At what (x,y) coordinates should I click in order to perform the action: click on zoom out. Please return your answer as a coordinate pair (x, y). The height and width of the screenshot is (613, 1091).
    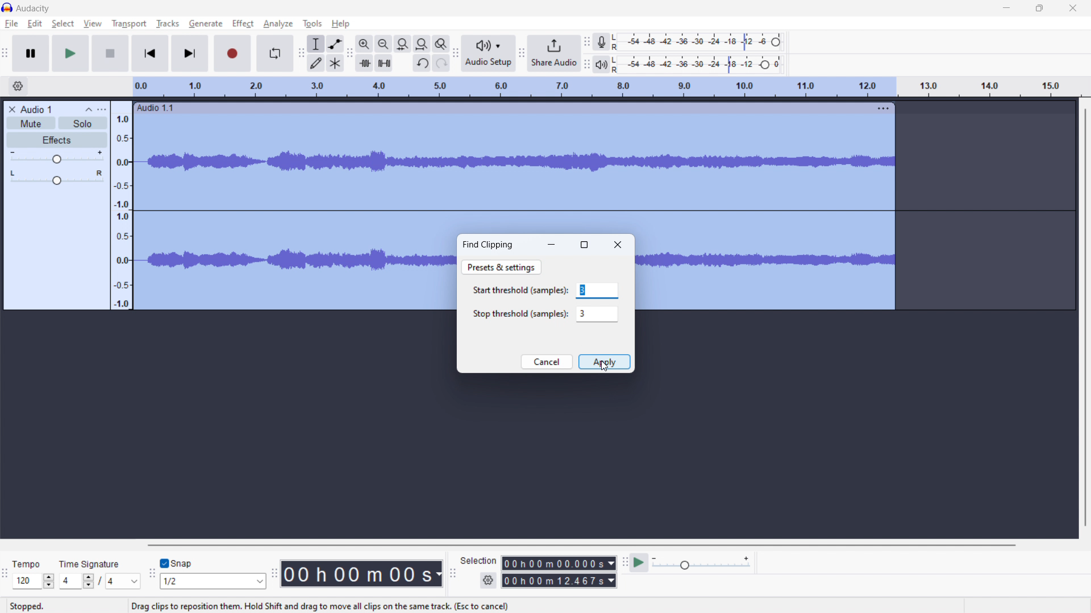
    Looking at the image, I should click on (384, 44).